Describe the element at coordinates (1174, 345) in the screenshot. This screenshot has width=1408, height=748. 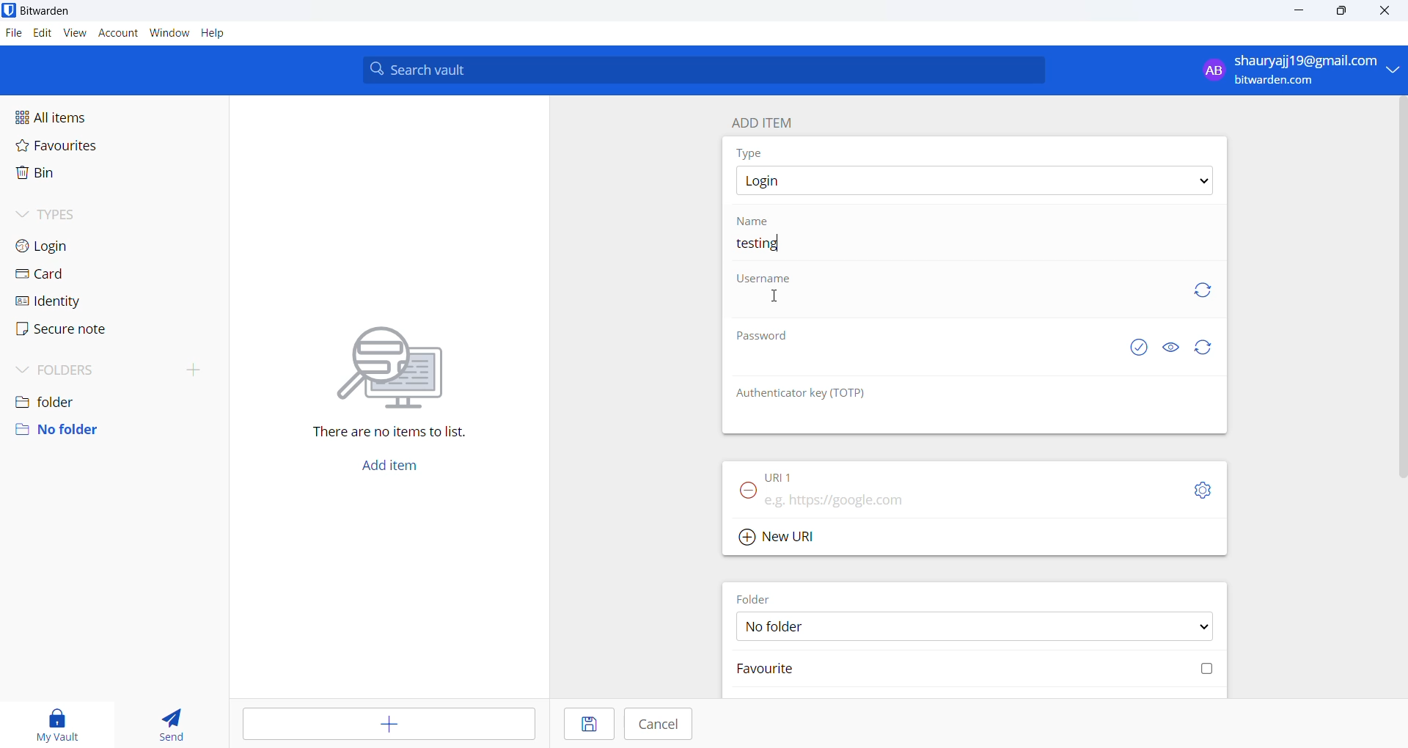
I see `show or hide` at that location.